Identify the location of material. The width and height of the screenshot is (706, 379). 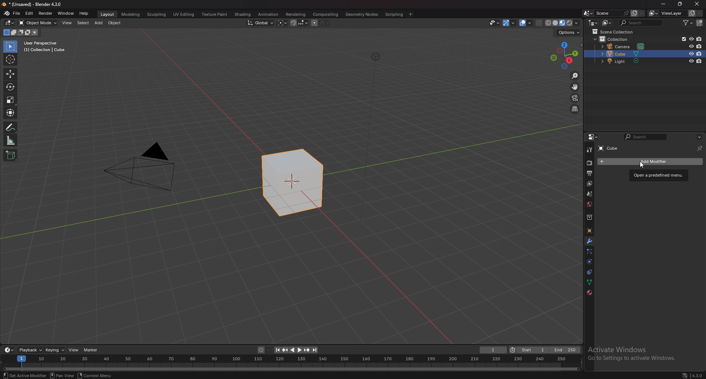
(589, 292).